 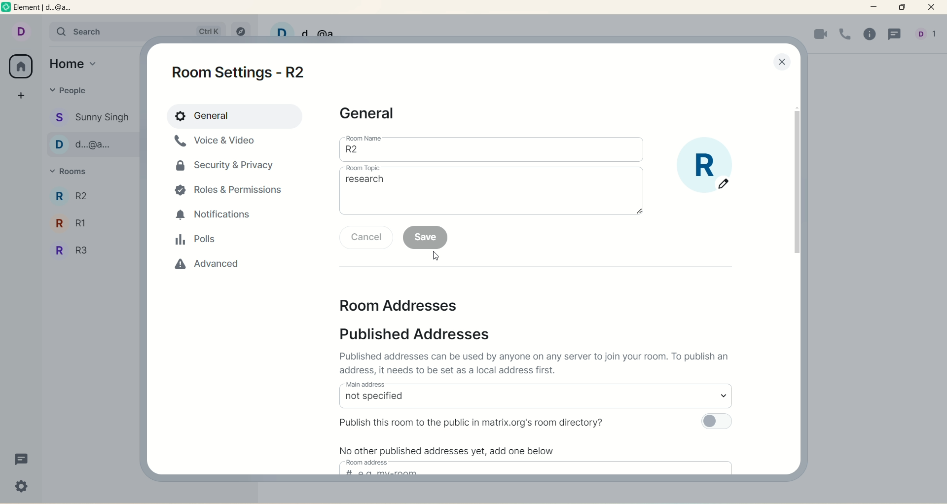 I want to click on polls, so click(x=196, y=241).